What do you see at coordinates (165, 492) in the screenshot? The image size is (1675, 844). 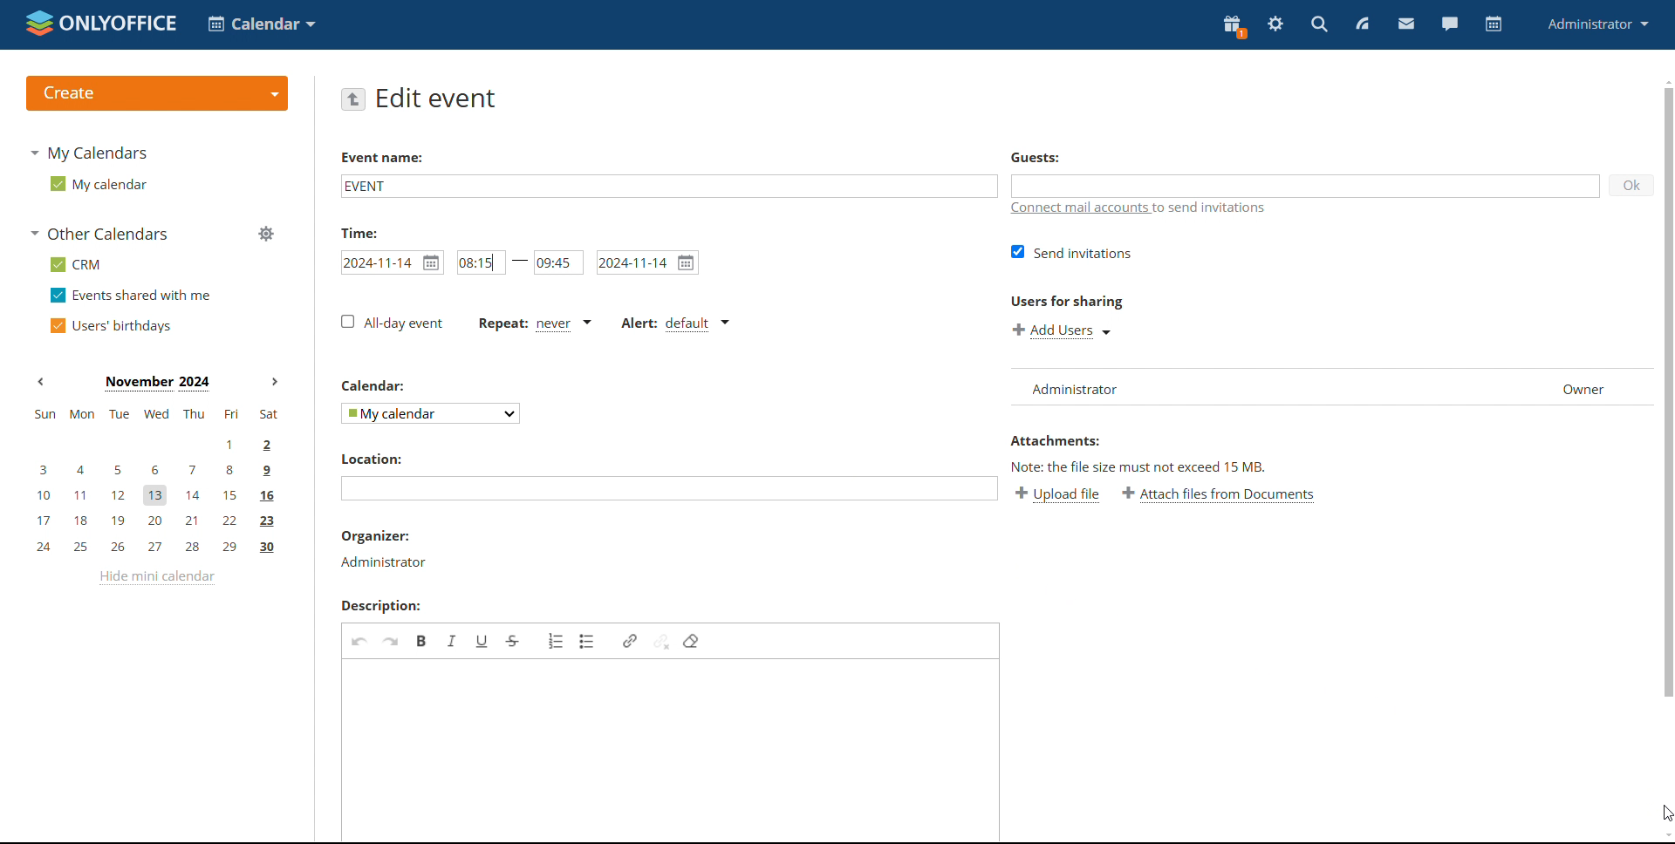 I see `10, 11, 12, 13, 14, 15, 16` at bounding box center [165, 492].